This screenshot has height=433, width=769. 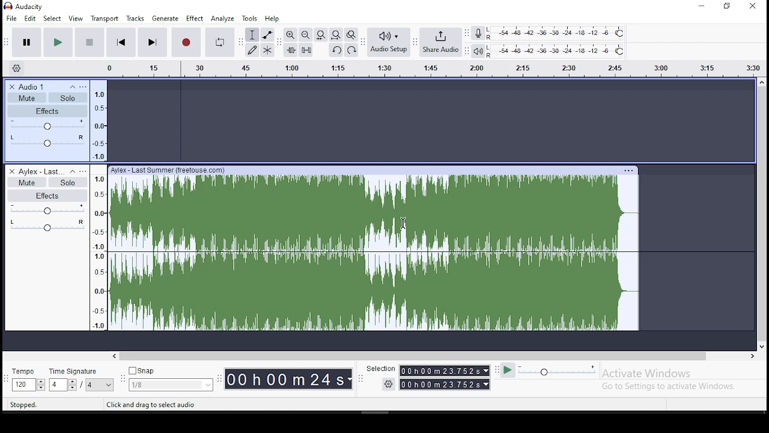 What do you see at coordinates (58, 42) in the screenshot?
I see `pause` at bounding box center [58, 42].